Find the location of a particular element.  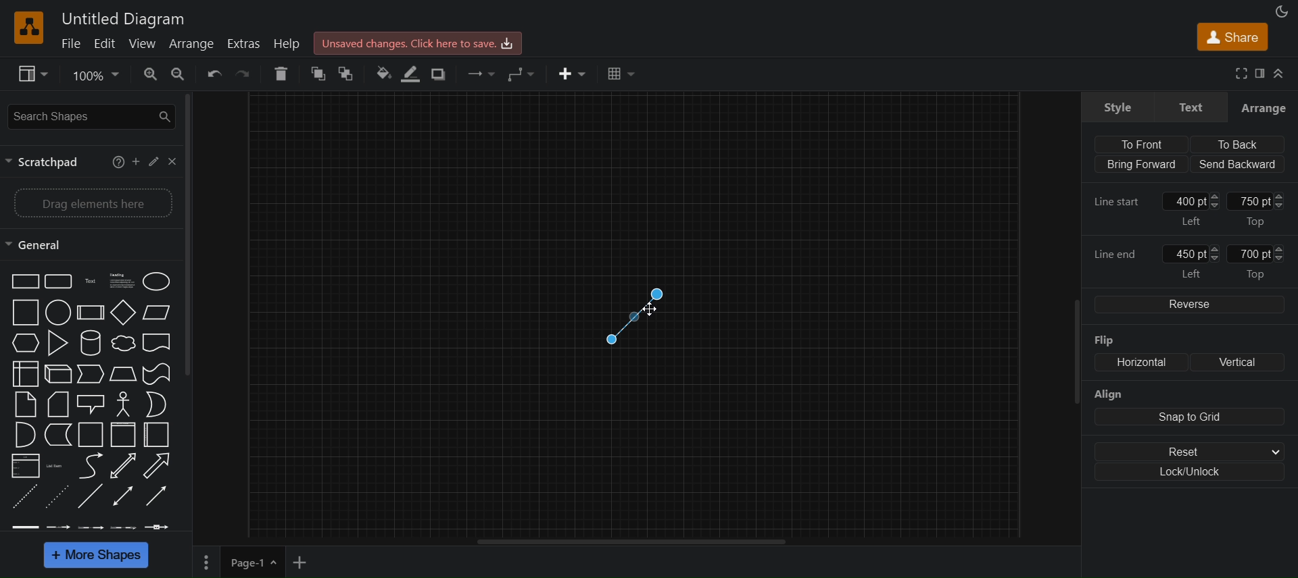

Curved line is located at coordinates (88, 465).